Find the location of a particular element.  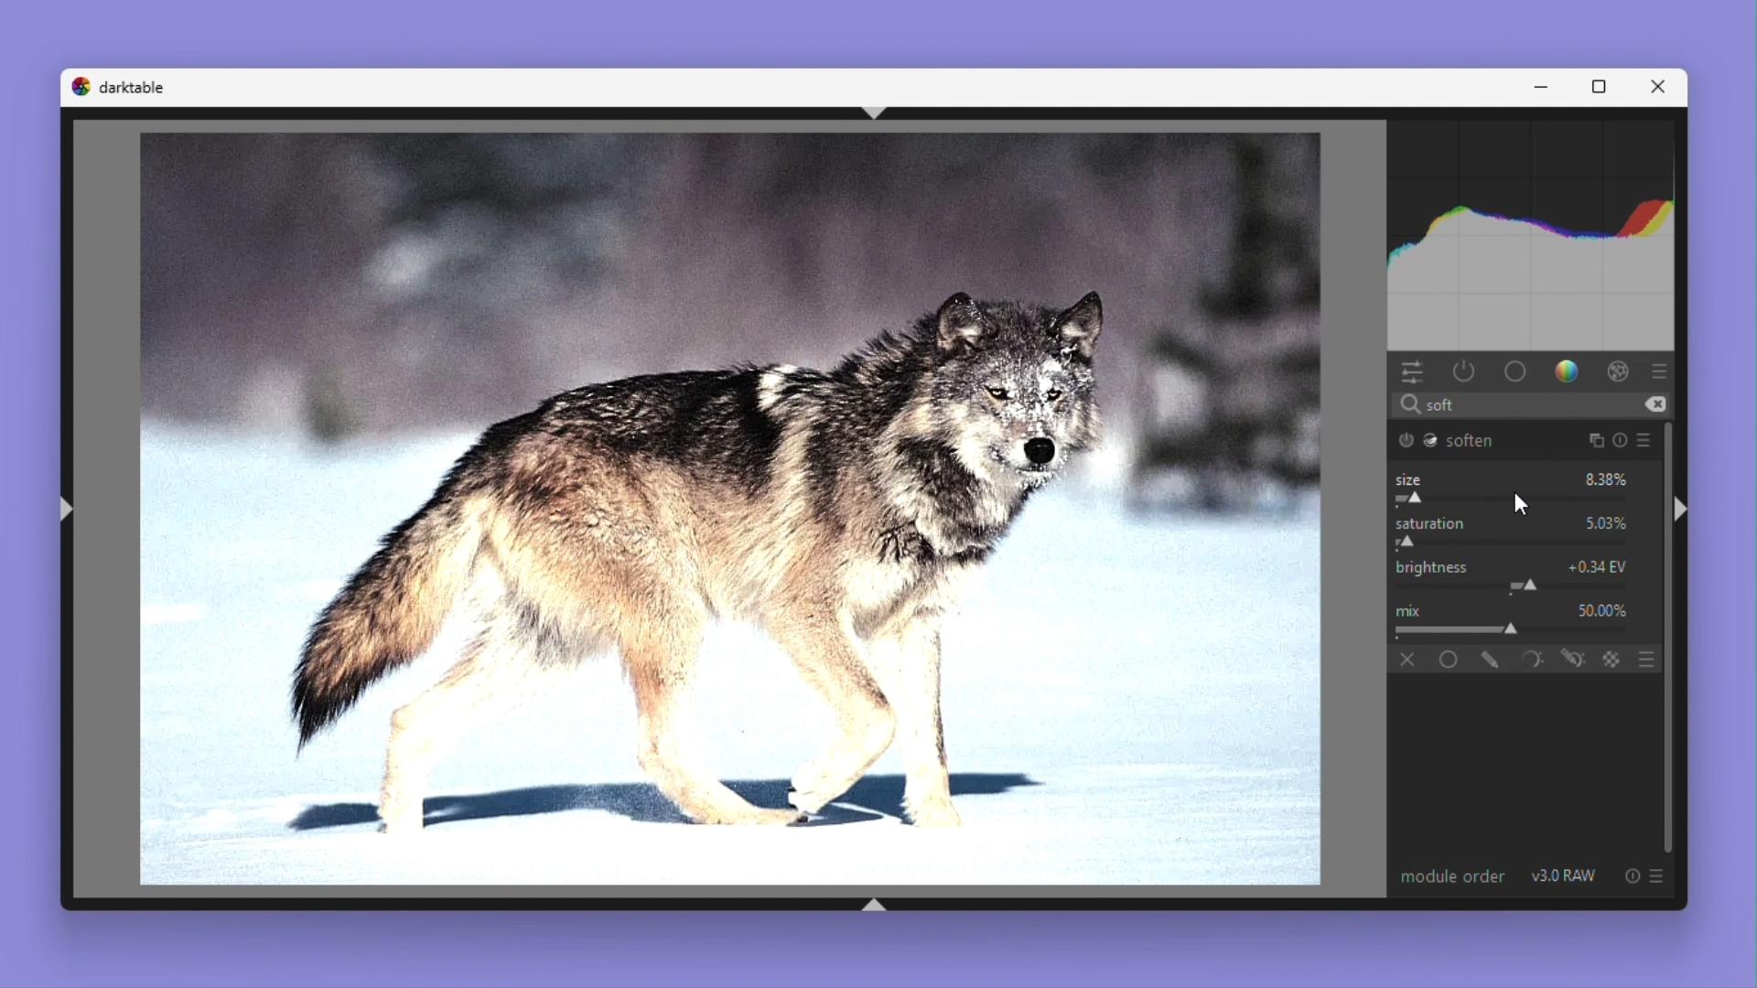

v 3.0 RAW is located at coordinates (1566, 875).